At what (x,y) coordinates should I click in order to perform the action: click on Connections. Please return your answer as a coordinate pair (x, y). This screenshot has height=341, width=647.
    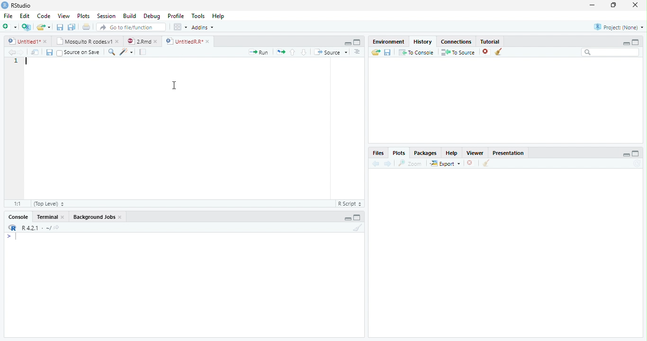
    Looking at the image, I should click on (457, 42).